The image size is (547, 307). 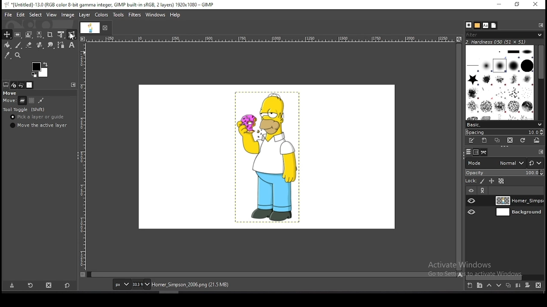 I want to click on tool options, so click(x=6, y=85).